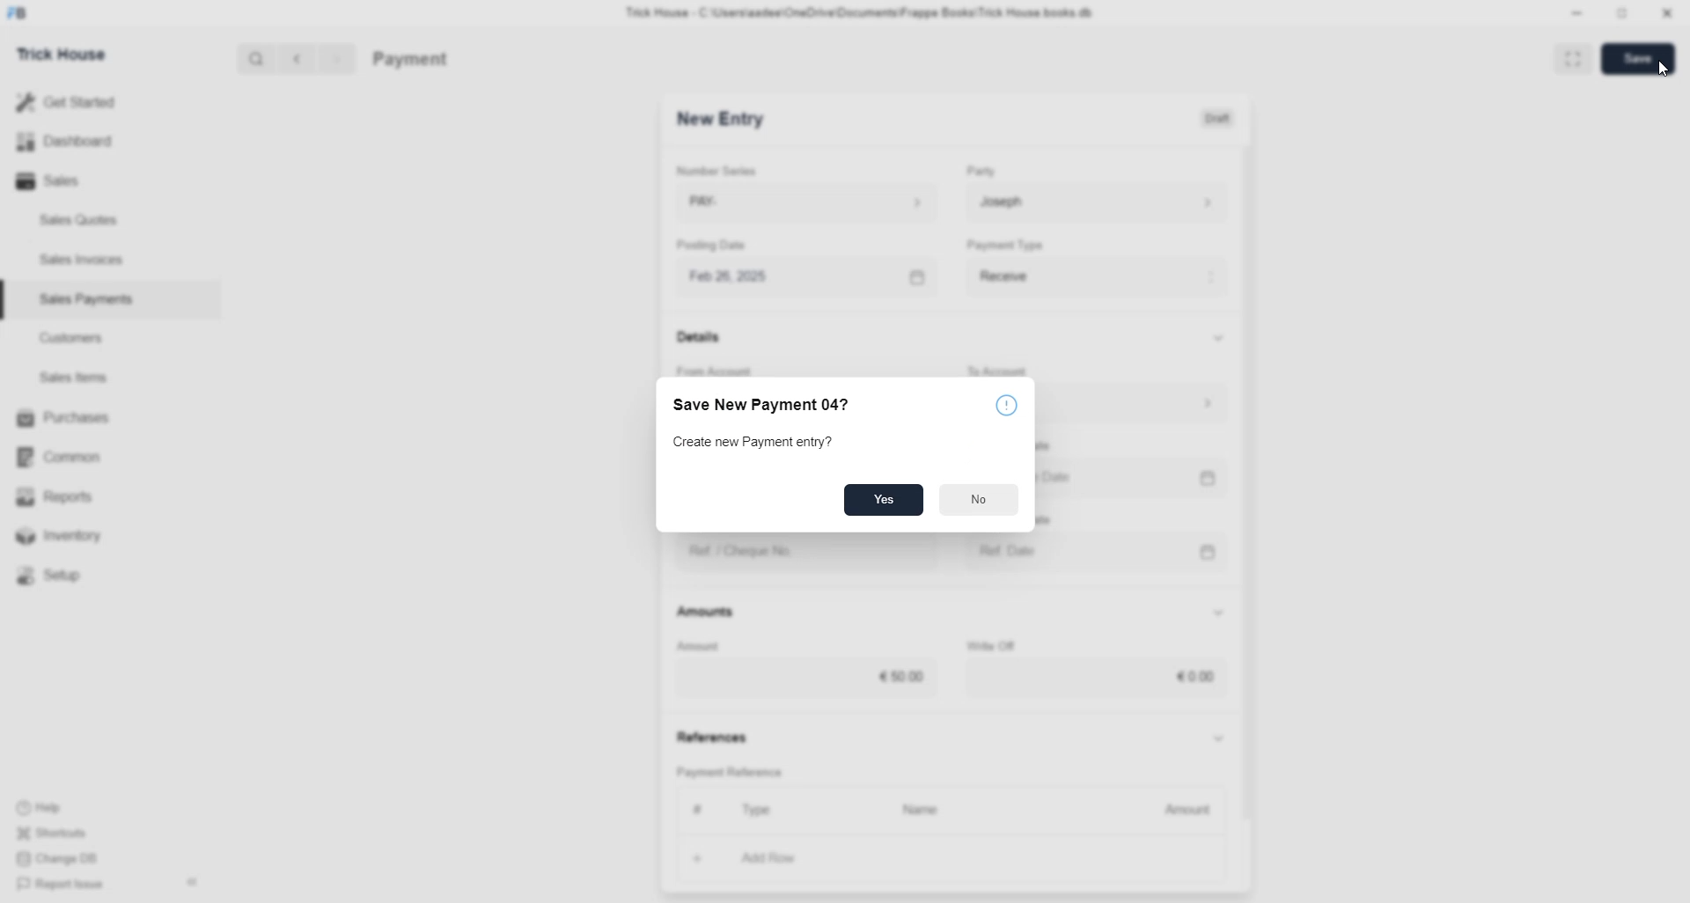 The height and width of the screenshot is (903, 1690). What do you see at coordinates (1637, 58) in the screenshot?
I see `Save` at bounding box center [1637, 58].